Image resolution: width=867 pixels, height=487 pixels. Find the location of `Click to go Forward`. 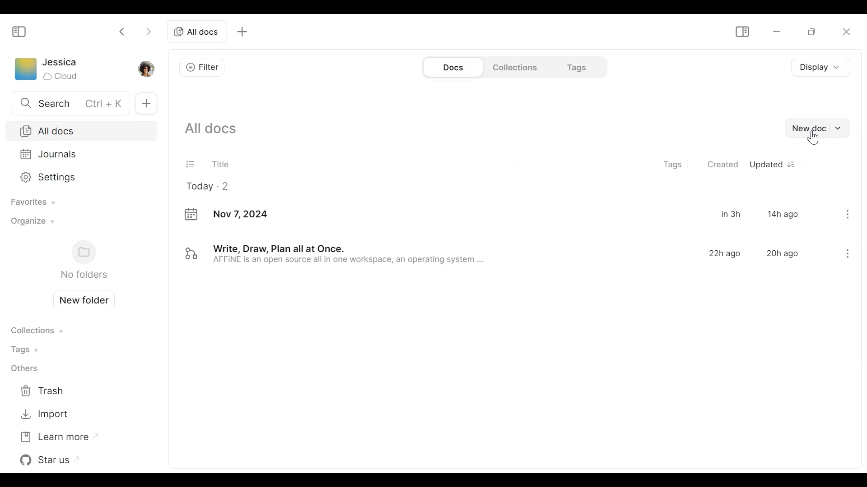

Click to go Forward is located at coordinates (148, 30).